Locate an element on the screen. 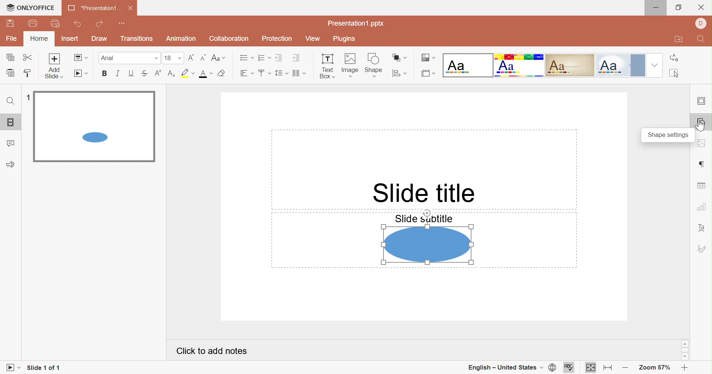 The width and height of the screenshot is (712, 374). Set document language is located at coordinates (553, 368).